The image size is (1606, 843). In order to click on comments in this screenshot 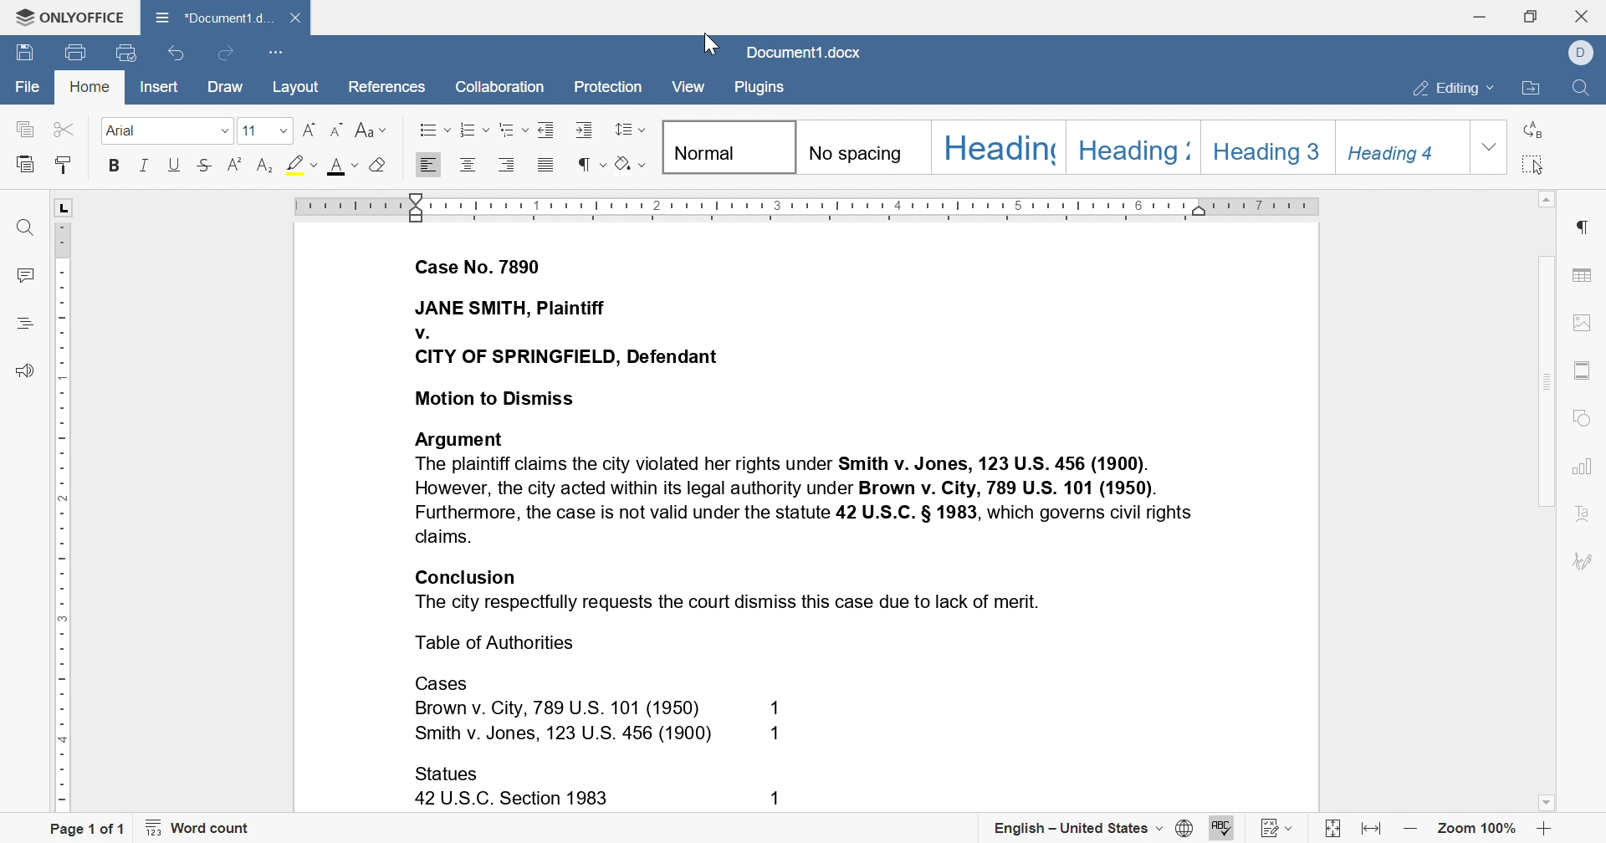, I will do `click(23, 275)`.